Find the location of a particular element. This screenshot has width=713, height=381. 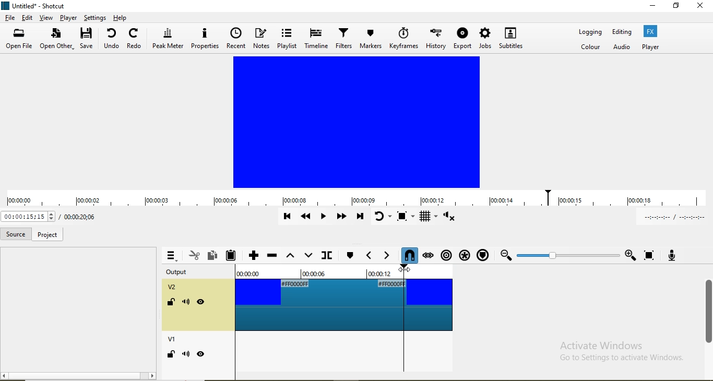

Scrub while dragging is located at coordinates (428, 254).